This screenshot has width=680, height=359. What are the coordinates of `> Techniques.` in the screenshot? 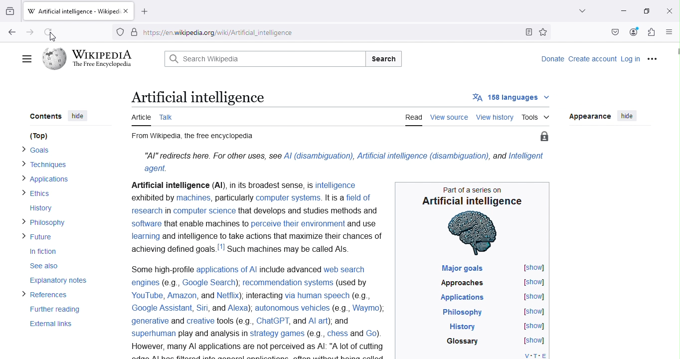 It's located at (43, 165).